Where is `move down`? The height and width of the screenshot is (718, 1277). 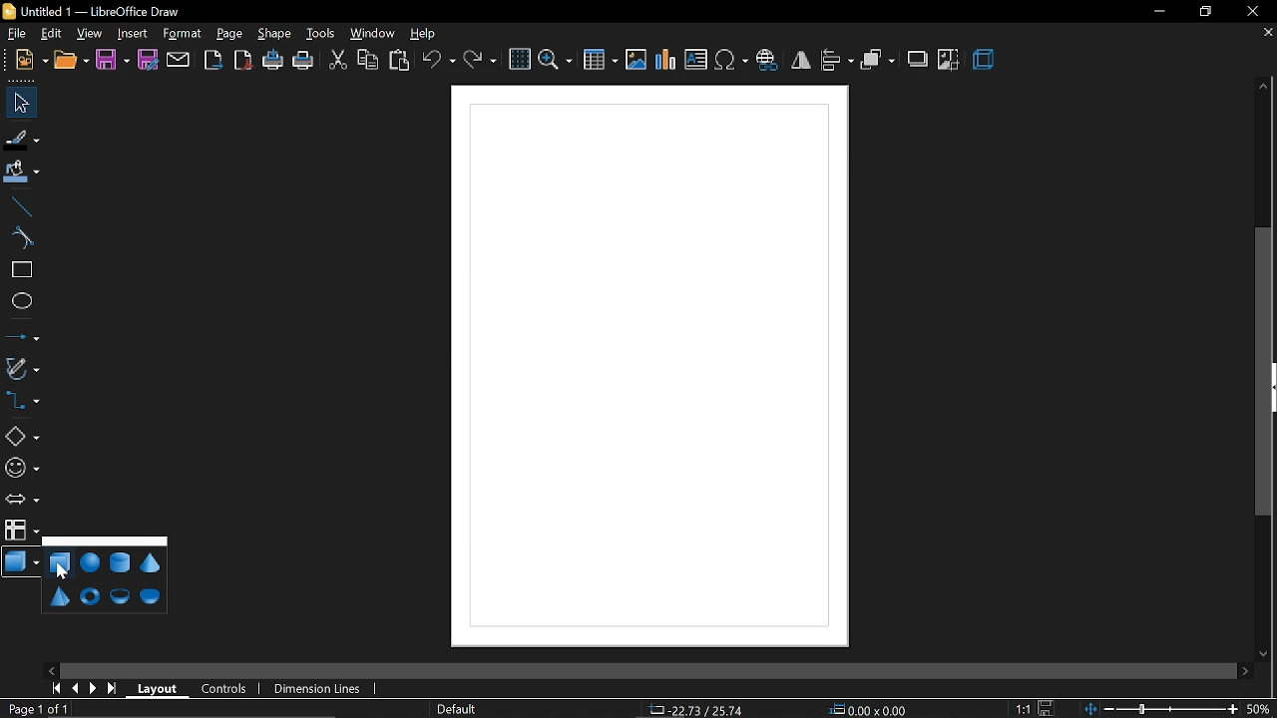
move down is located at coordinates (1263, 653).